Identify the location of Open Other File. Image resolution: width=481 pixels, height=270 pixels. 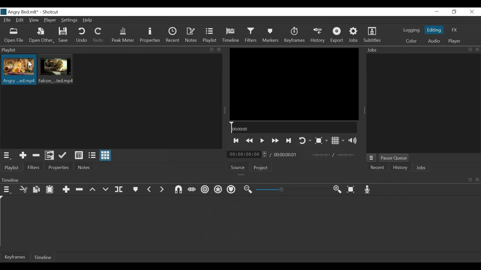
(14, 36).